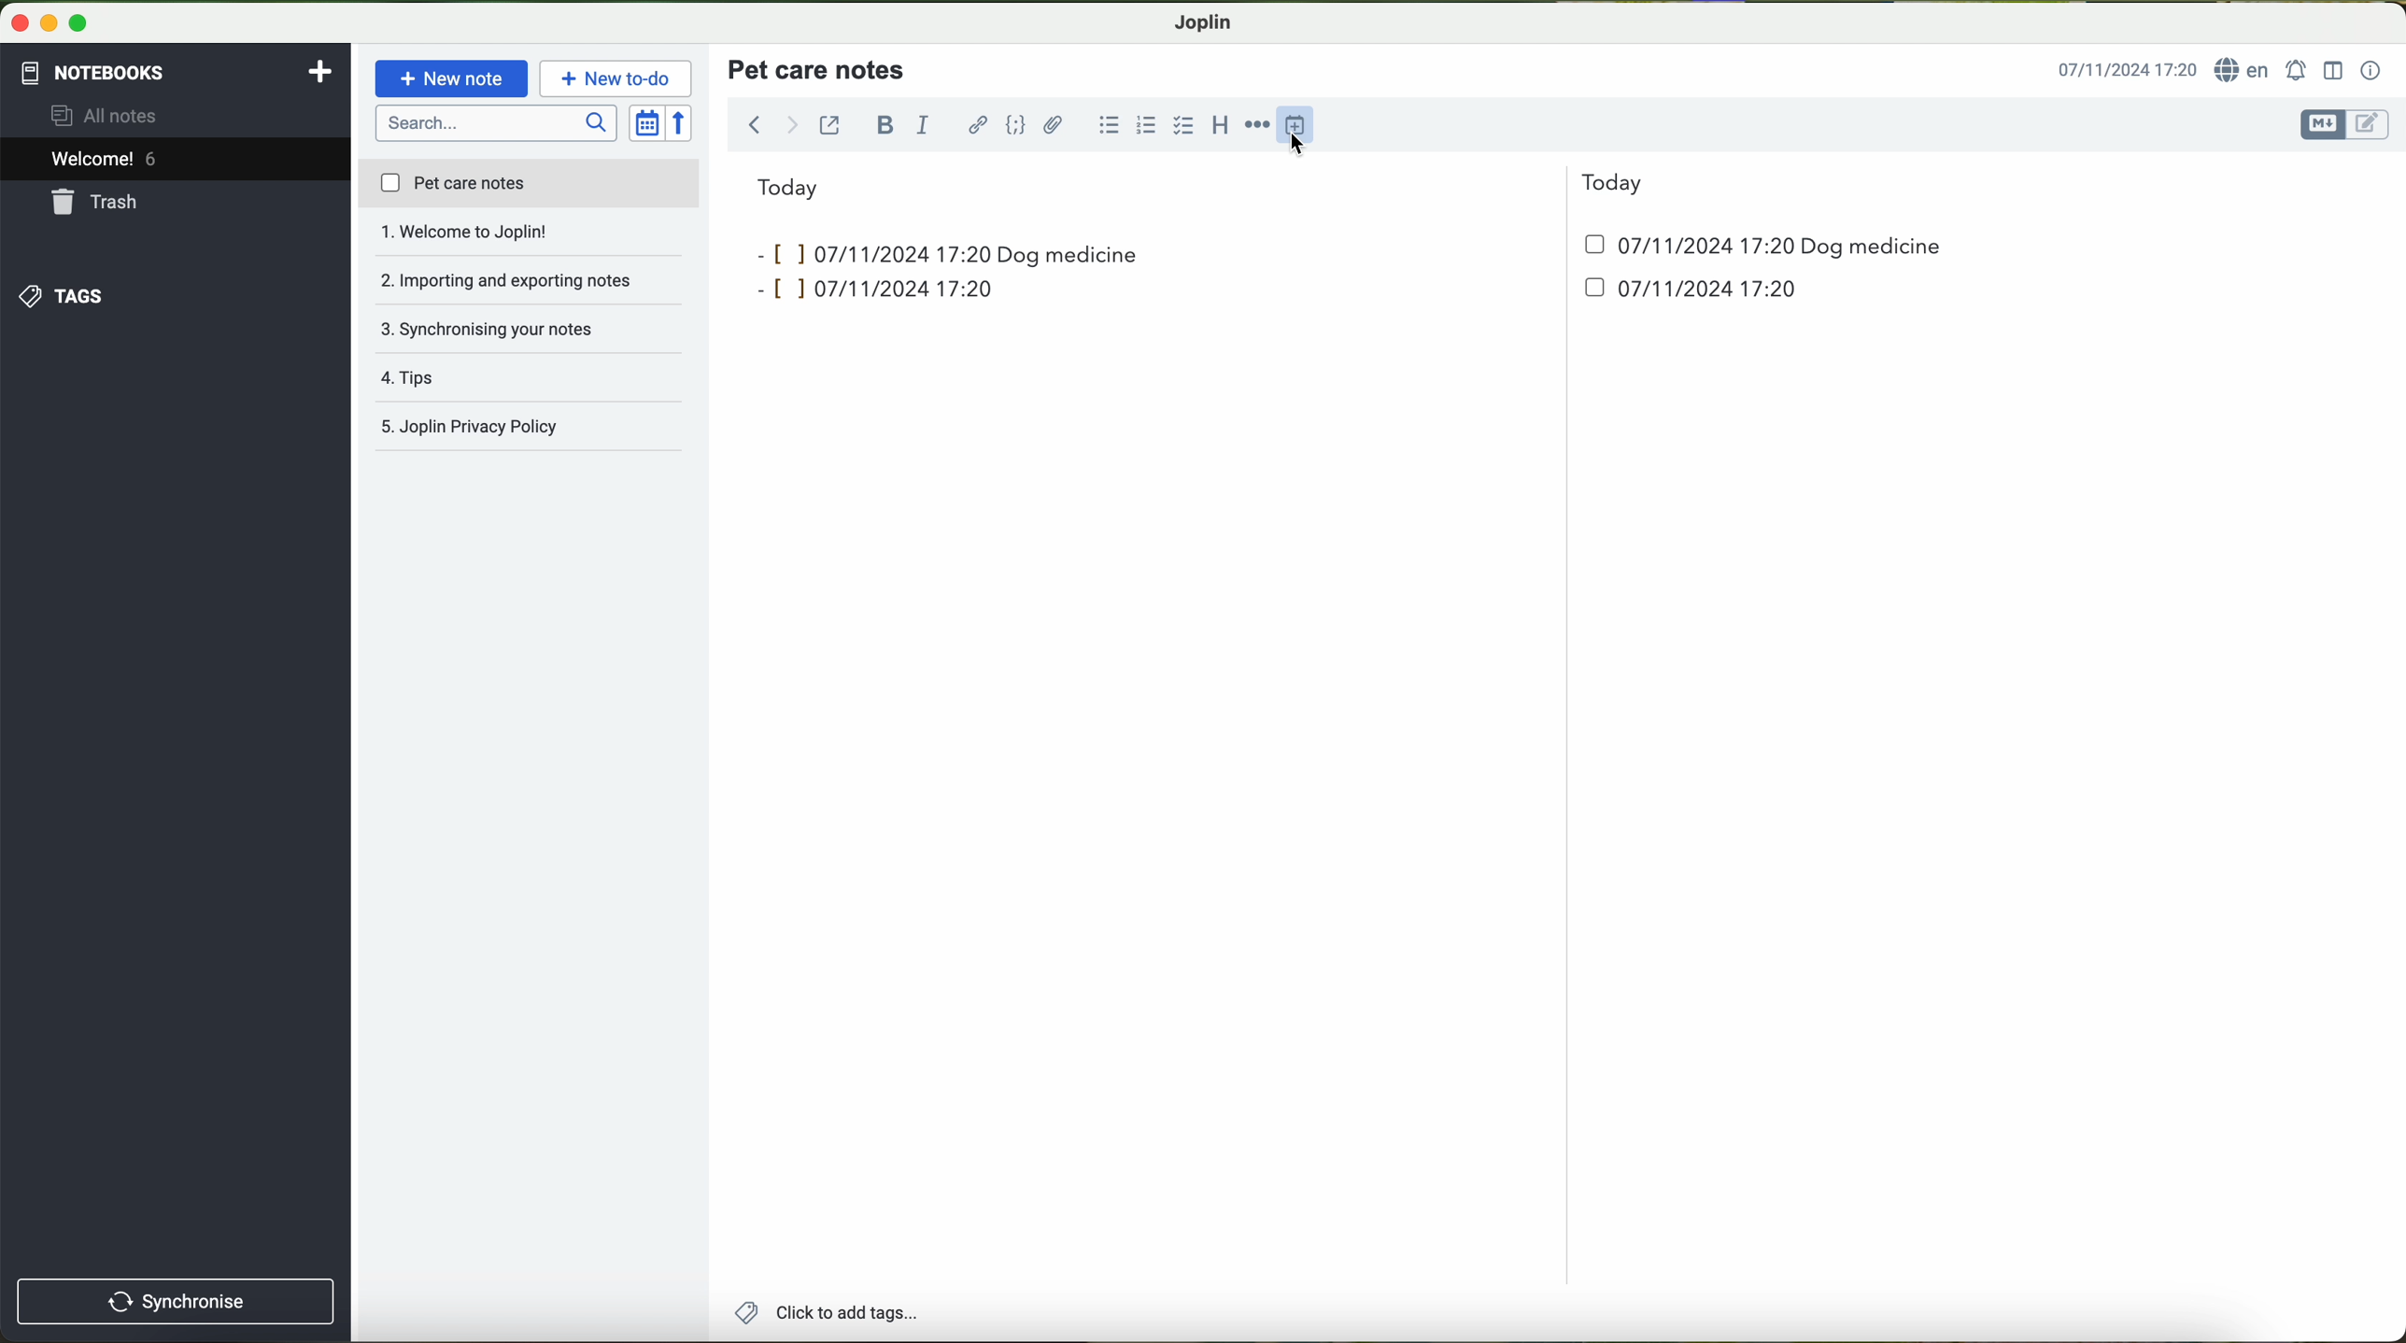 This screenshot has height=1343, width=2406. What do you see at coordinates (2126, 71) in the screenshot?
I see `hour and date` at bounding box center [2126, 71].